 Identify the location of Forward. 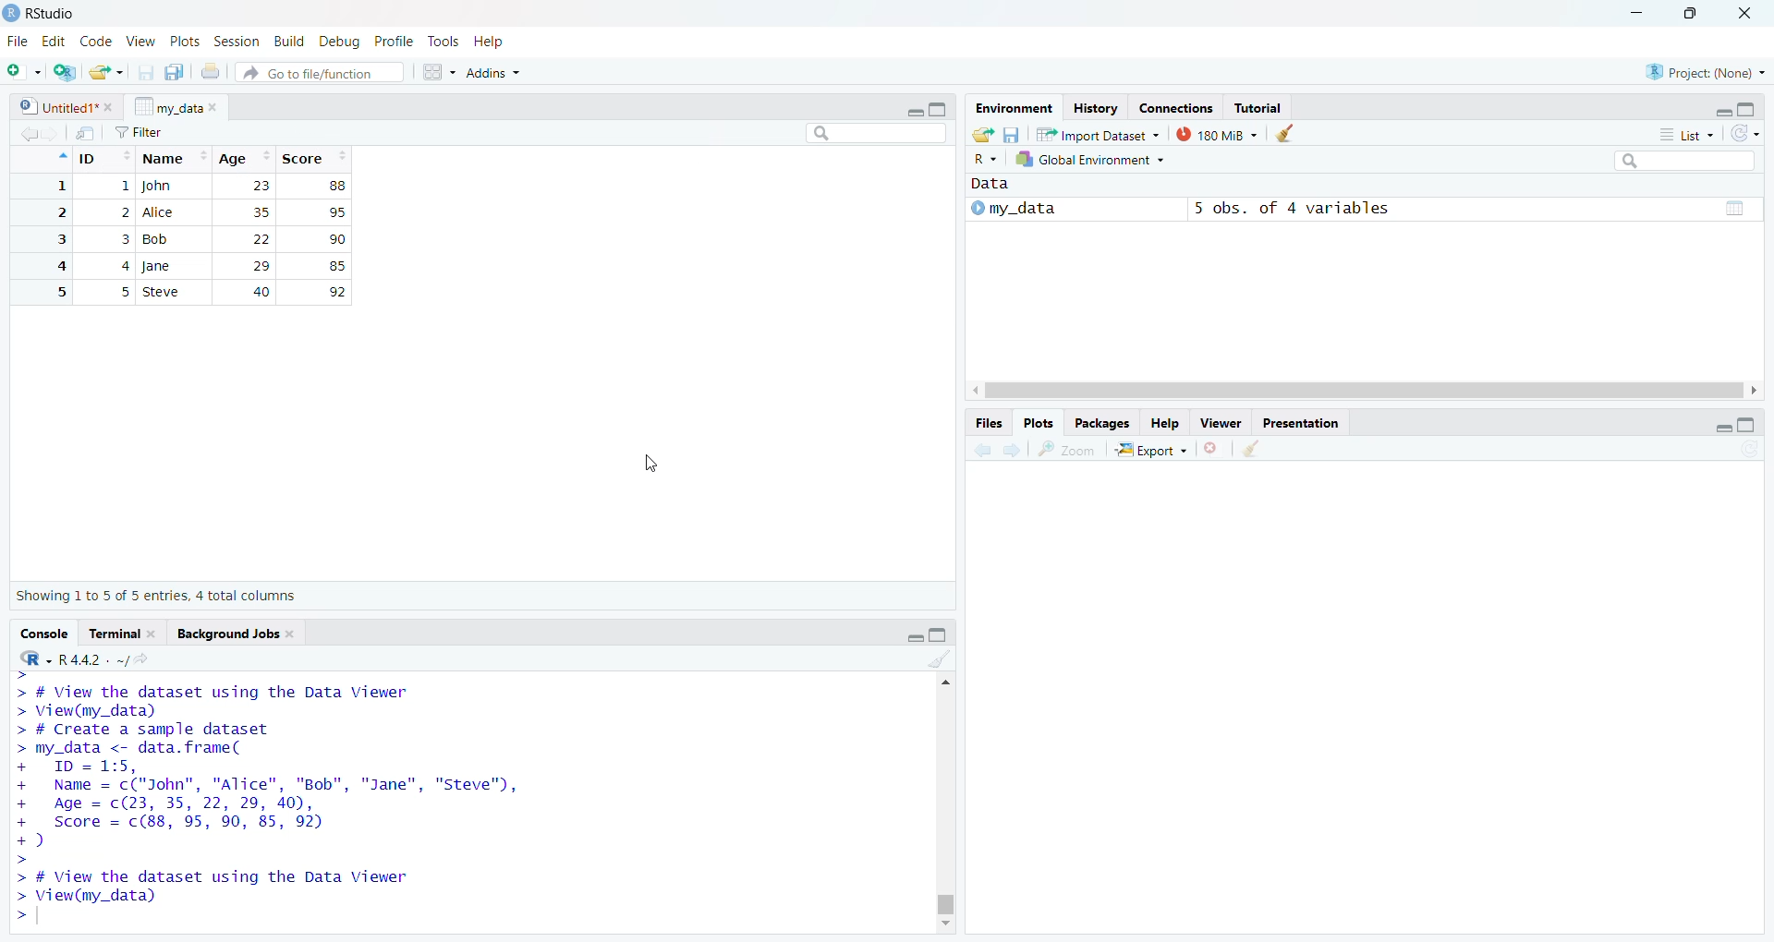
(1011, 453).